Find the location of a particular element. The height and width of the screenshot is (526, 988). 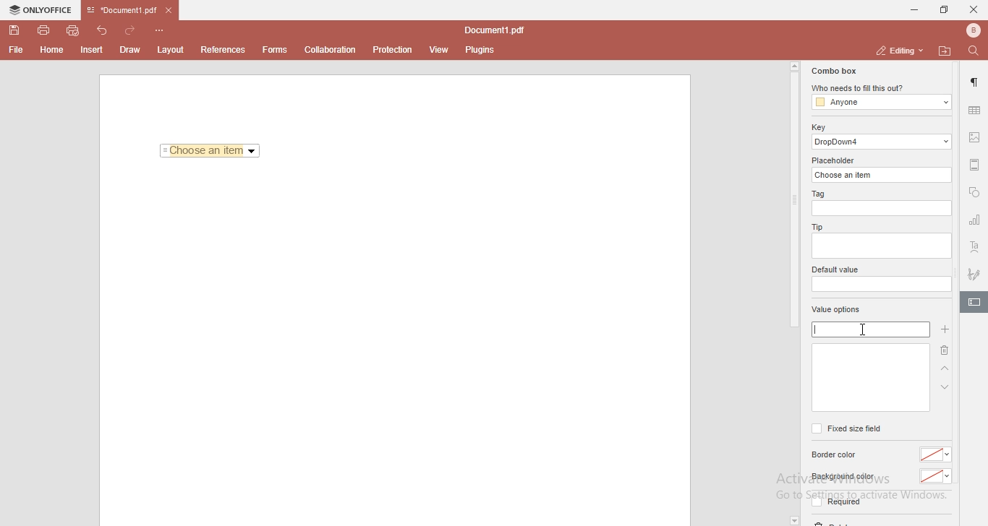

bluetooth is located at coordinates (969, 30).